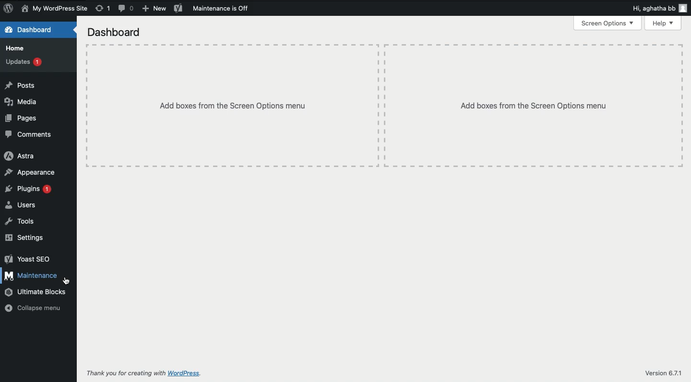 Image resolution: width=691 pixels, height=382 pixels. I want to click on Thank you for creating with, so click(126, 374).